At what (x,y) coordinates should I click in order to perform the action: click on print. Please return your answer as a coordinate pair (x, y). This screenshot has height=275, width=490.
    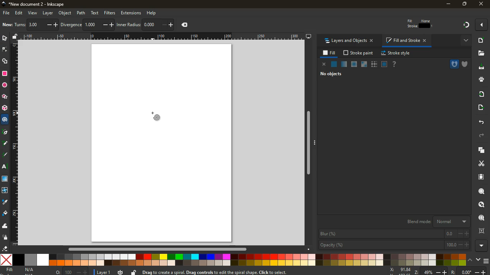
    Looking at the image, I should click on (481, 80).